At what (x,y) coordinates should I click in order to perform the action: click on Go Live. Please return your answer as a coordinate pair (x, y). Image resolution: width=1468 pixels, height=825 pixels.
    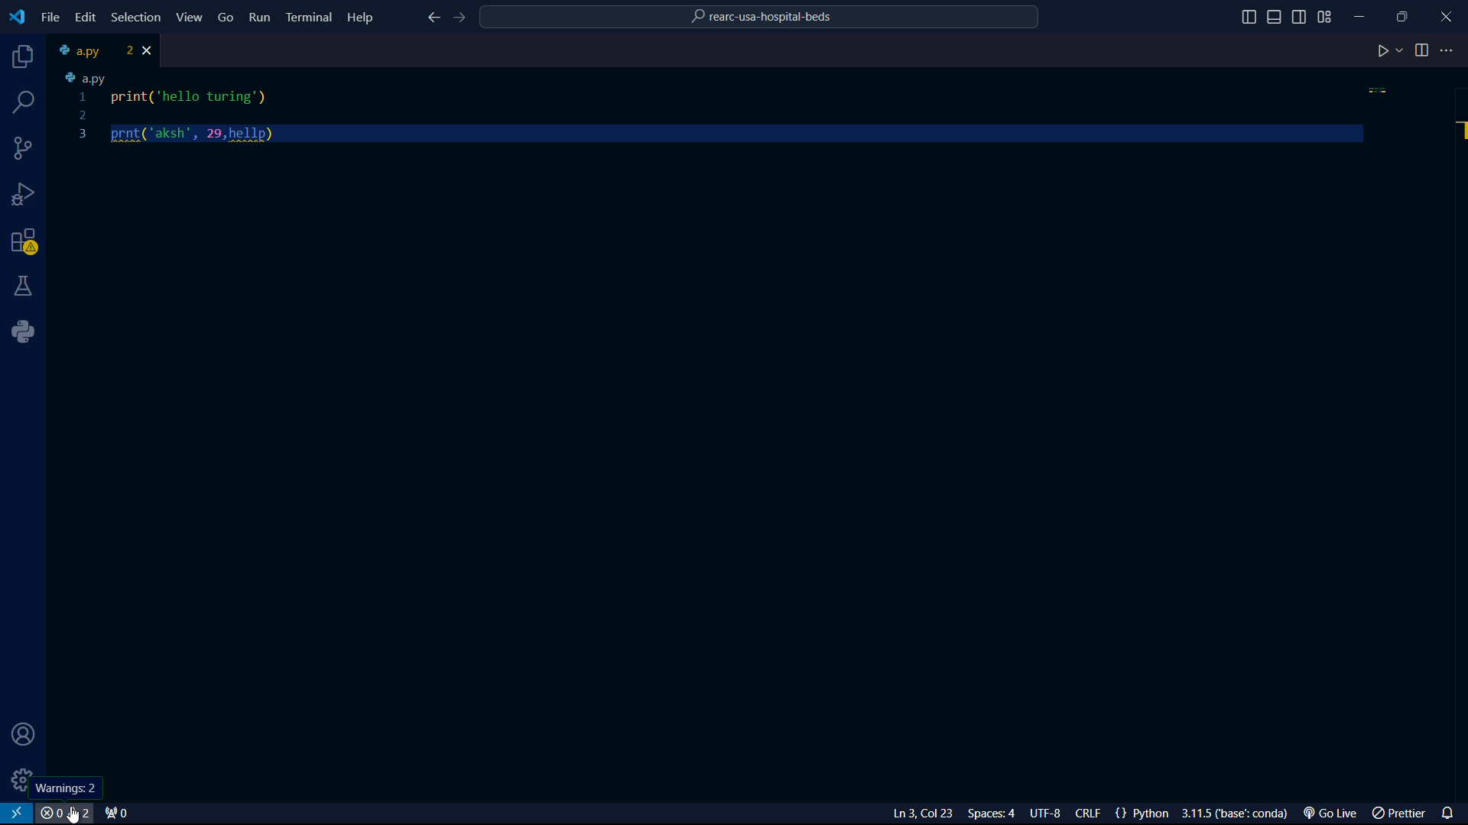
    Looking at the image, I should click on (1334, 814).